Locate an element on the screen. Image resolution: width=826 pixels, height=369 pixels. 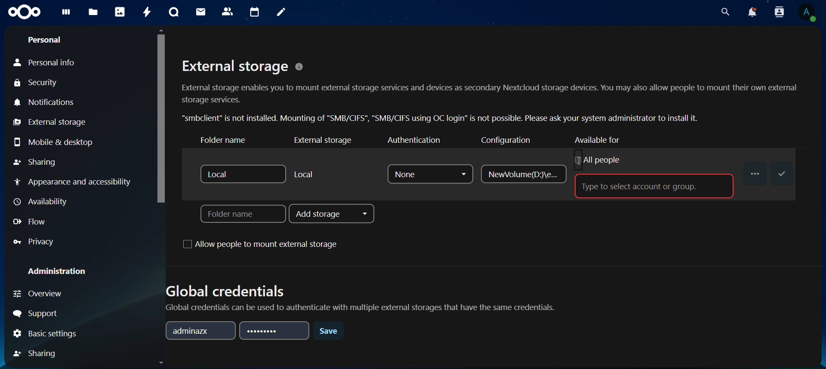
flow is located at coordinates (31, 222).